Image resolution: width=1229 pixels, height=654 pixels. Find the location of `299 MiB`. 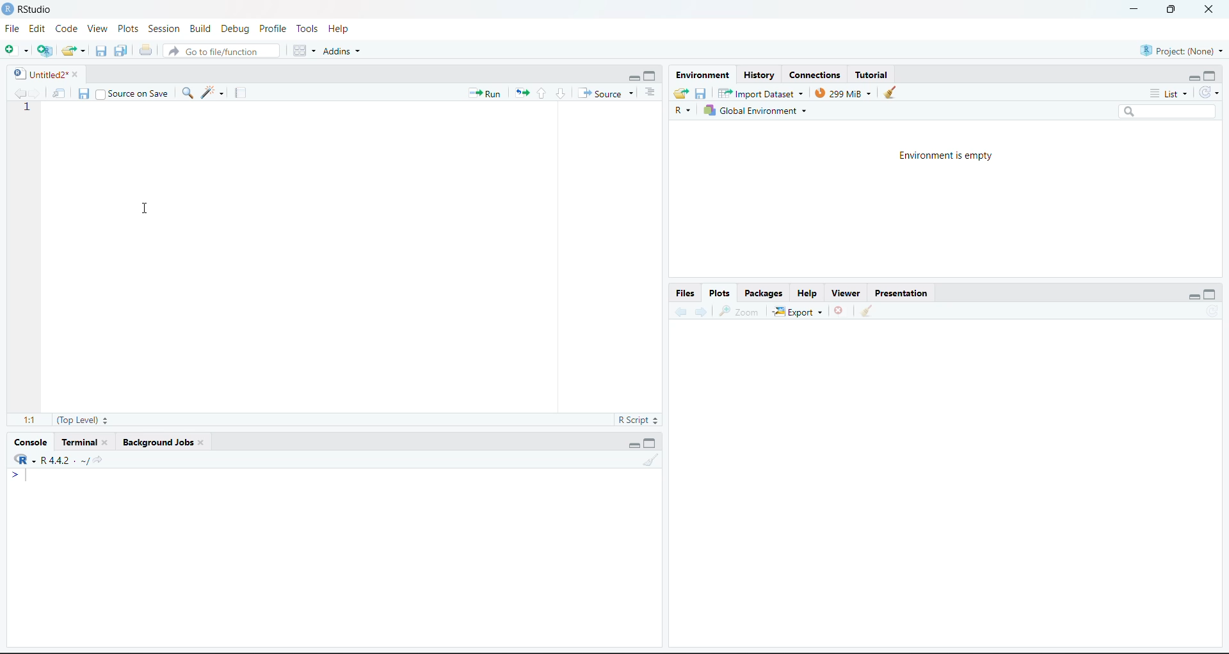

299 MiB is located at coordinates (844, 93).